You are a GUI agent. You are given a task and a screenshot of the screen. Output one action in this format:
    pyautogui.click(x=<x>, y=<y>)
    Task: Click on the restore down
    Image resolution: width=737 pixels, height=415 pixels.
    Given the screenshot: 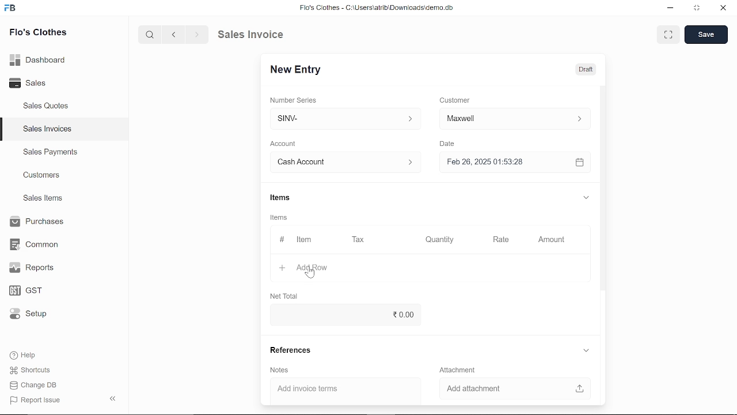 What is the action you would take?
    pyautogui.click(x=698, y=9)
    